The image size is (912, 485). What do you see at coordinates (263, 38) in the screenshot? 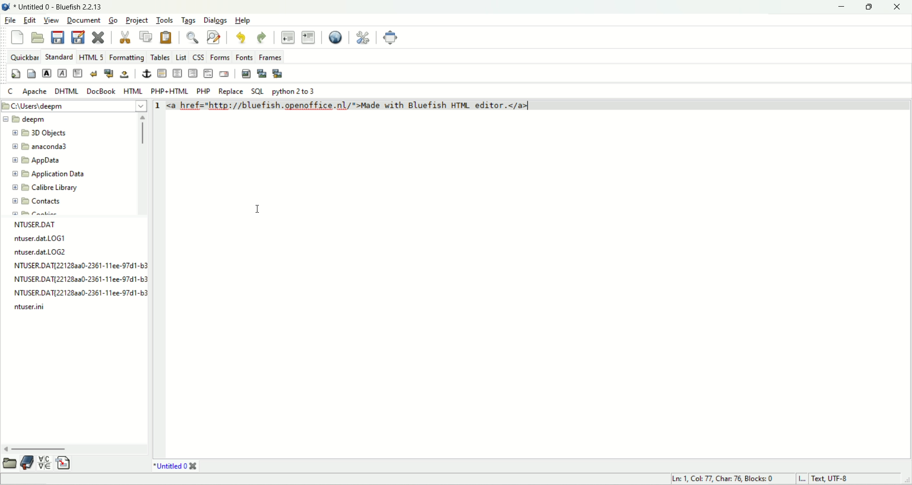
I see `redo` at bounding box center [263, 38].